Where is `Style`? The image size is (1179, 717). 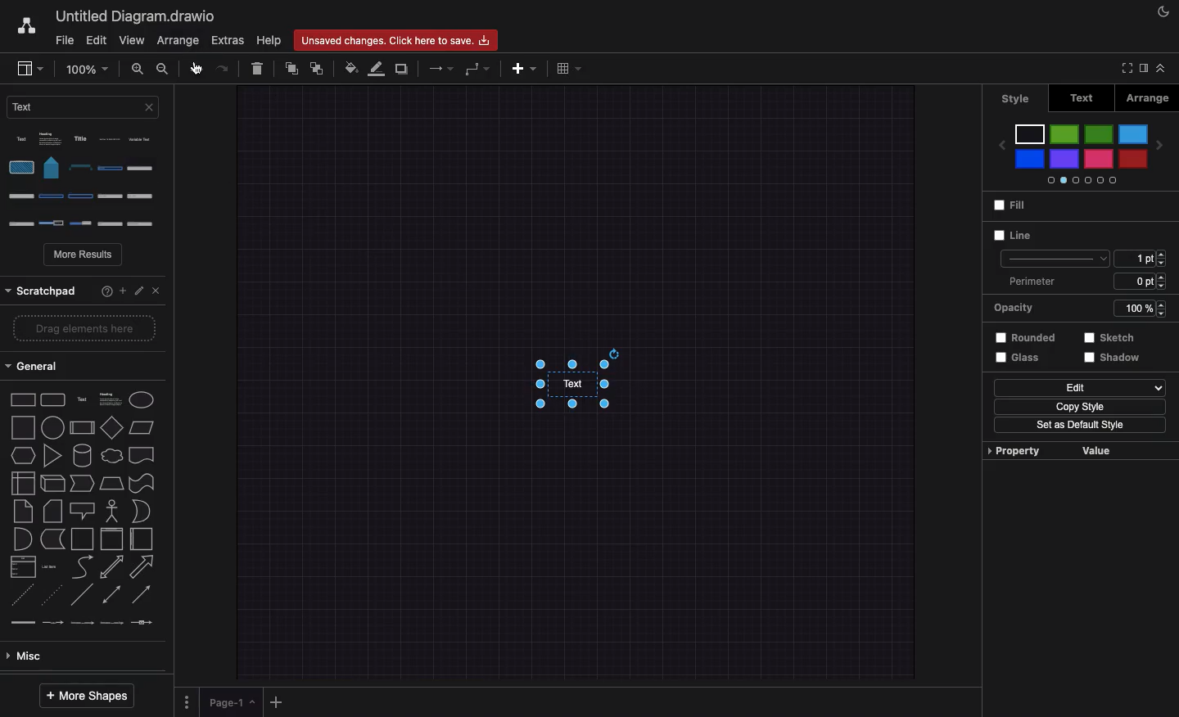
Style is located at coordinates (1019, 97).